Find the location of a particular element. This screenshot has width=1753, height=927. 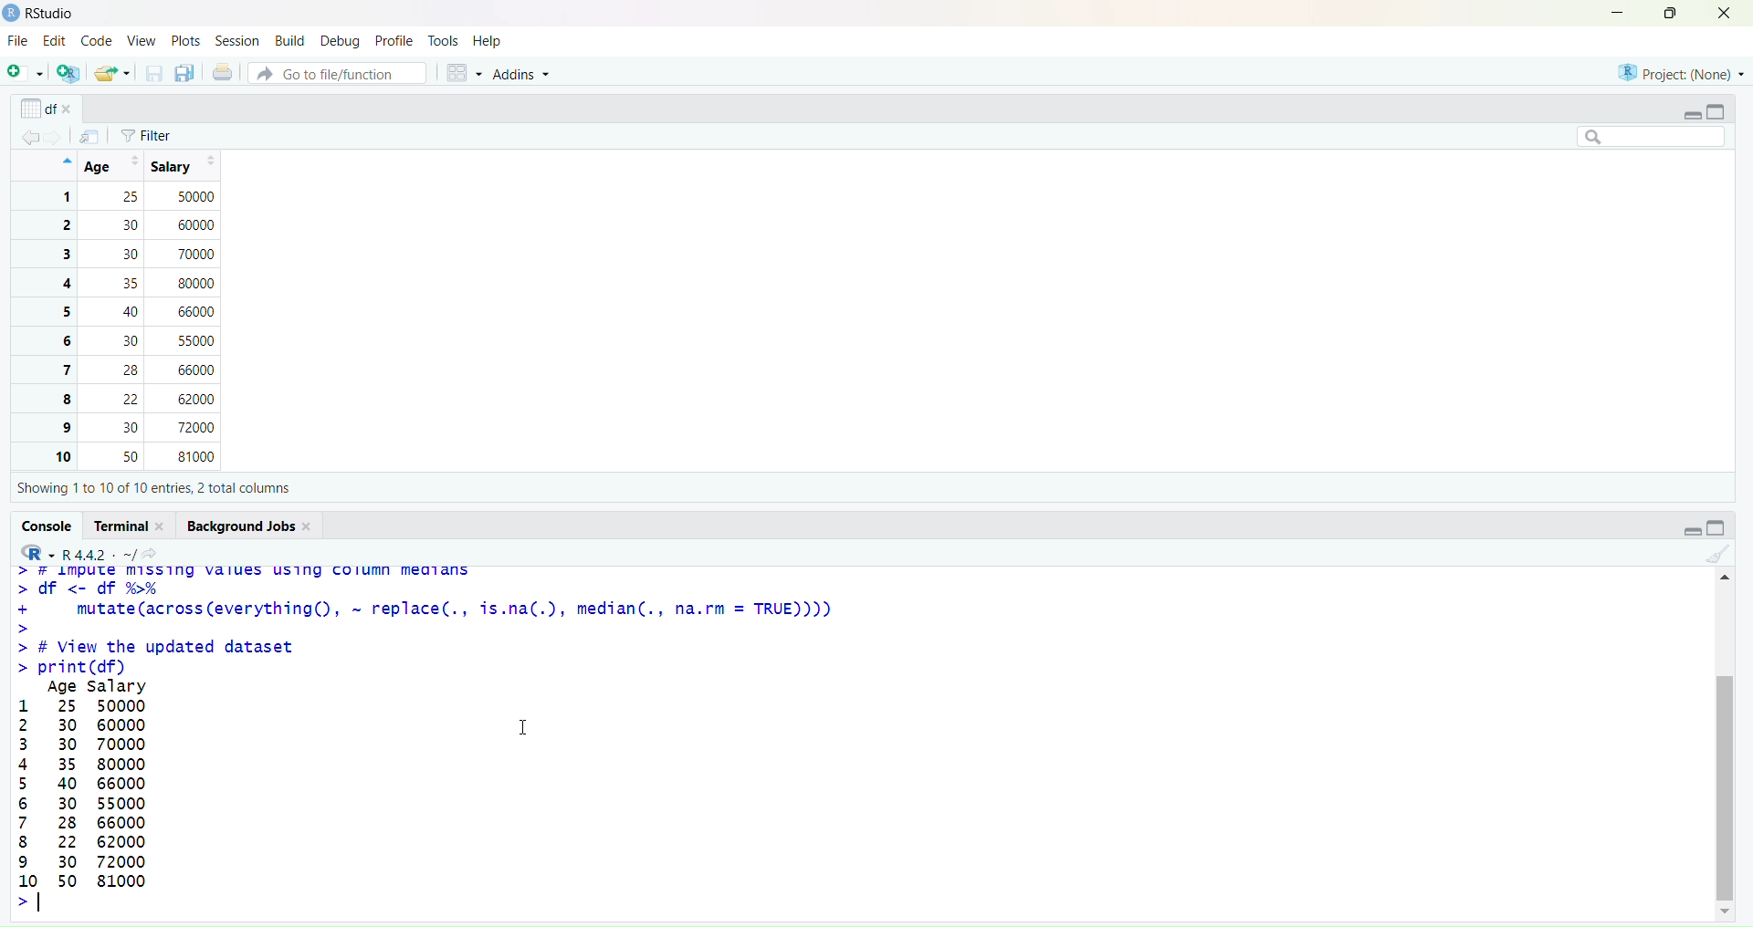

scrollbar is located at coordinates (1727, 744).